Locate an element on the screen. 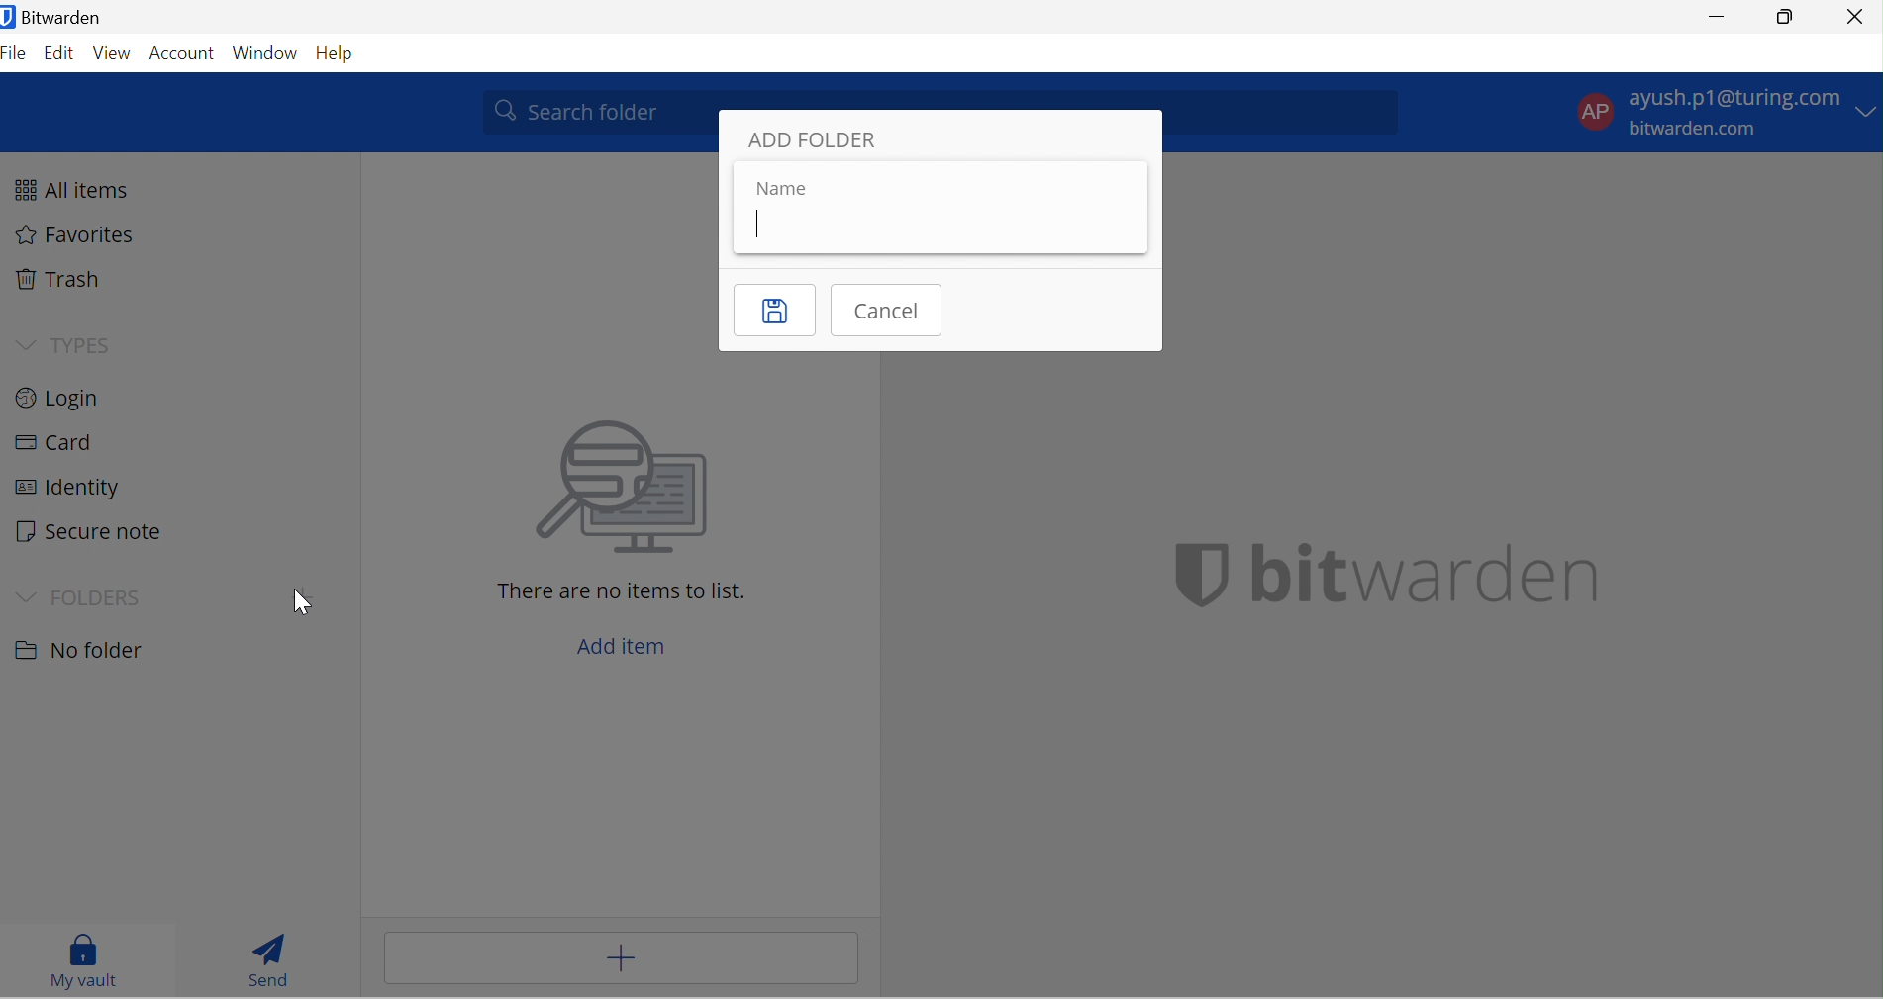 This screenshot has width=1883, height=999. Add item is located at coordinates (633, 643).